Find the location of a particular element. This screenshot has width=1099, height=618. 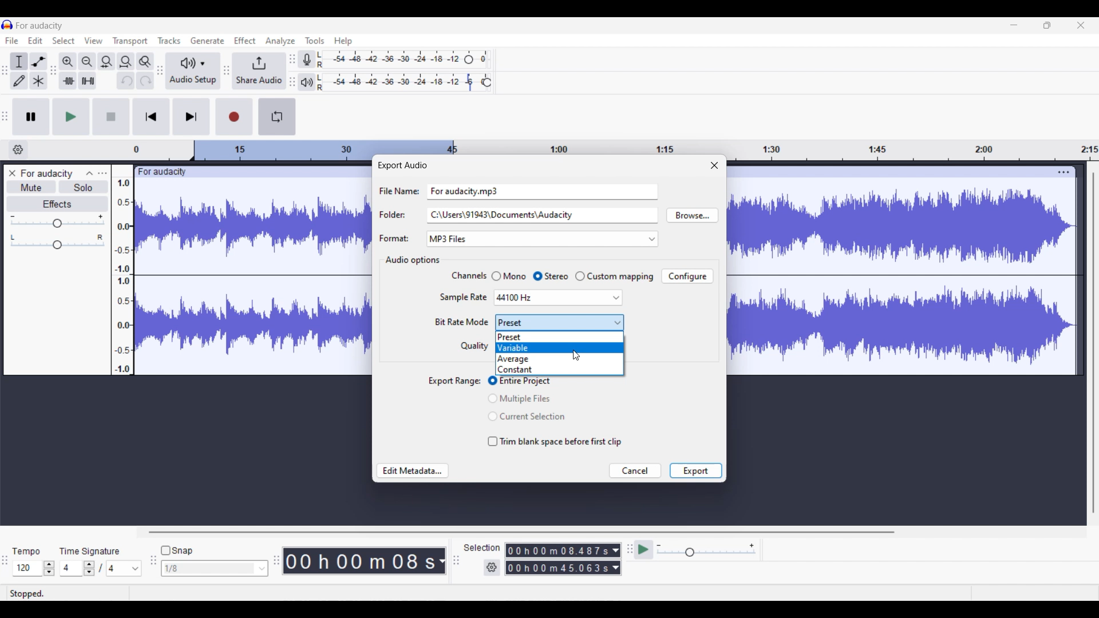

Fit project to width is located at coordinates (126, 62).